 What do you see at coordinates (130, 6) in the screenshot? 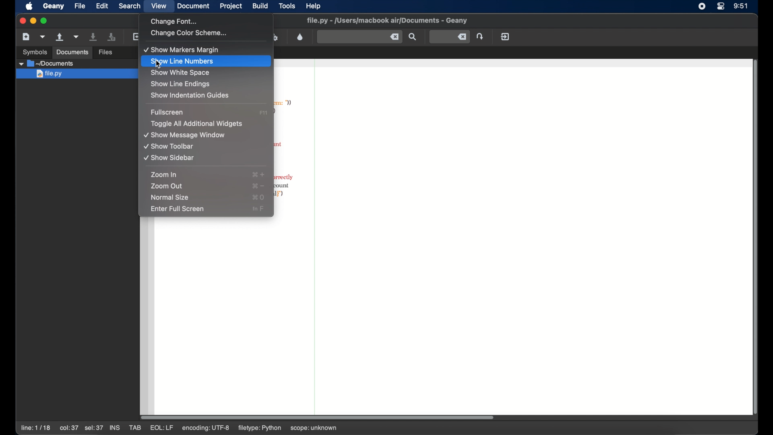
I see `search` at bounding box center [130, 6].